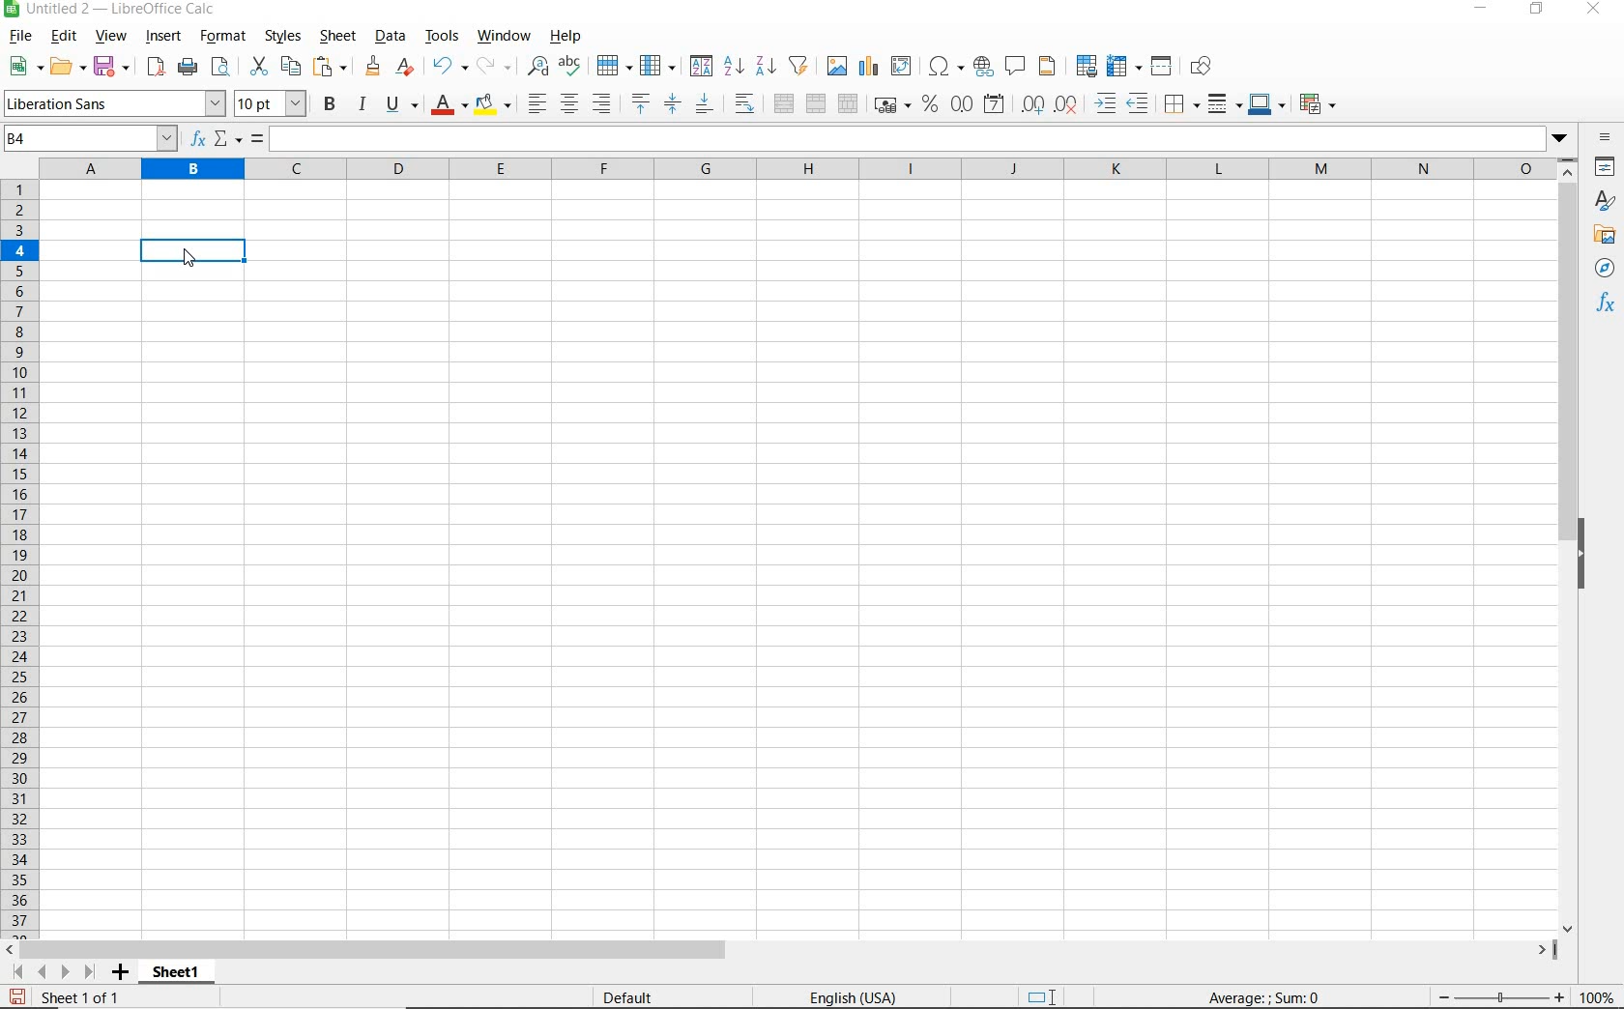 The width and height of the screenshot is (1624, 1009). What do you see at coordinates (1570, 547) in the screenshot?
I see `scrollbar` at bounding box center [1570, 547].